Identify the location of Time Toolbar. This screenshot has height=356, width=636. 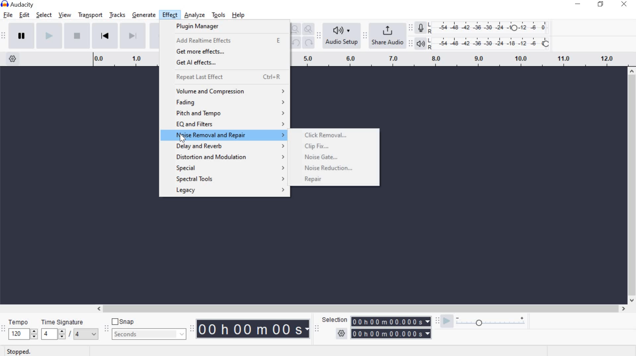
(191, 328).